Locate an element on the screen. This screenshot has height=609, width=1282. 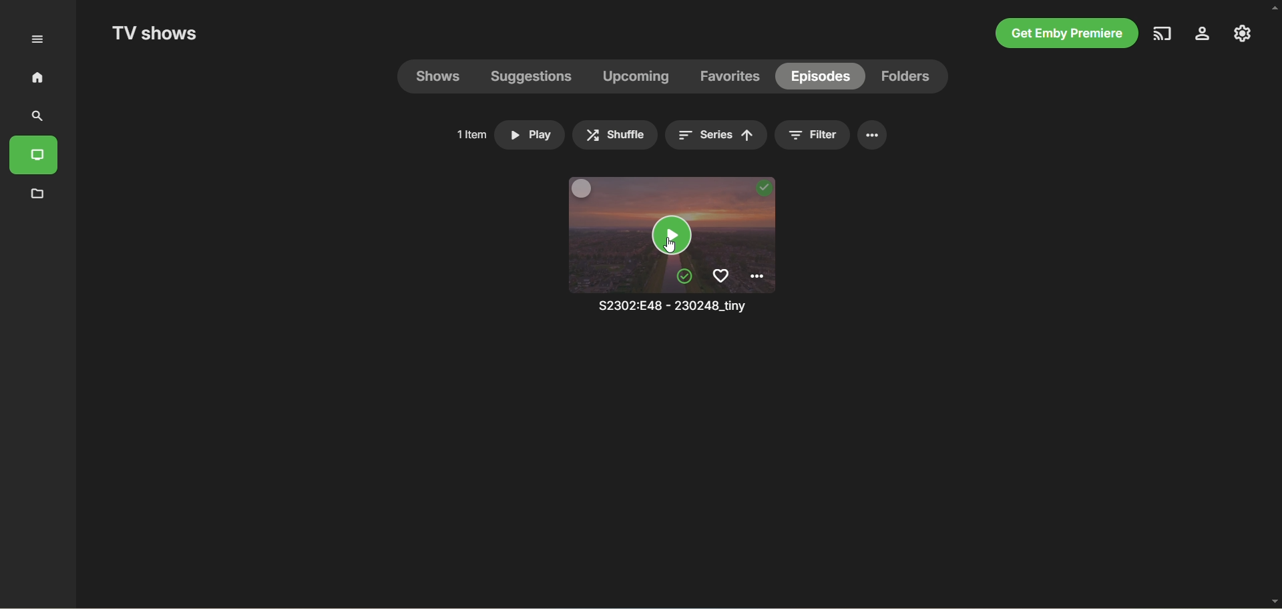
manage emby server is located at coordinates (1243, 33).